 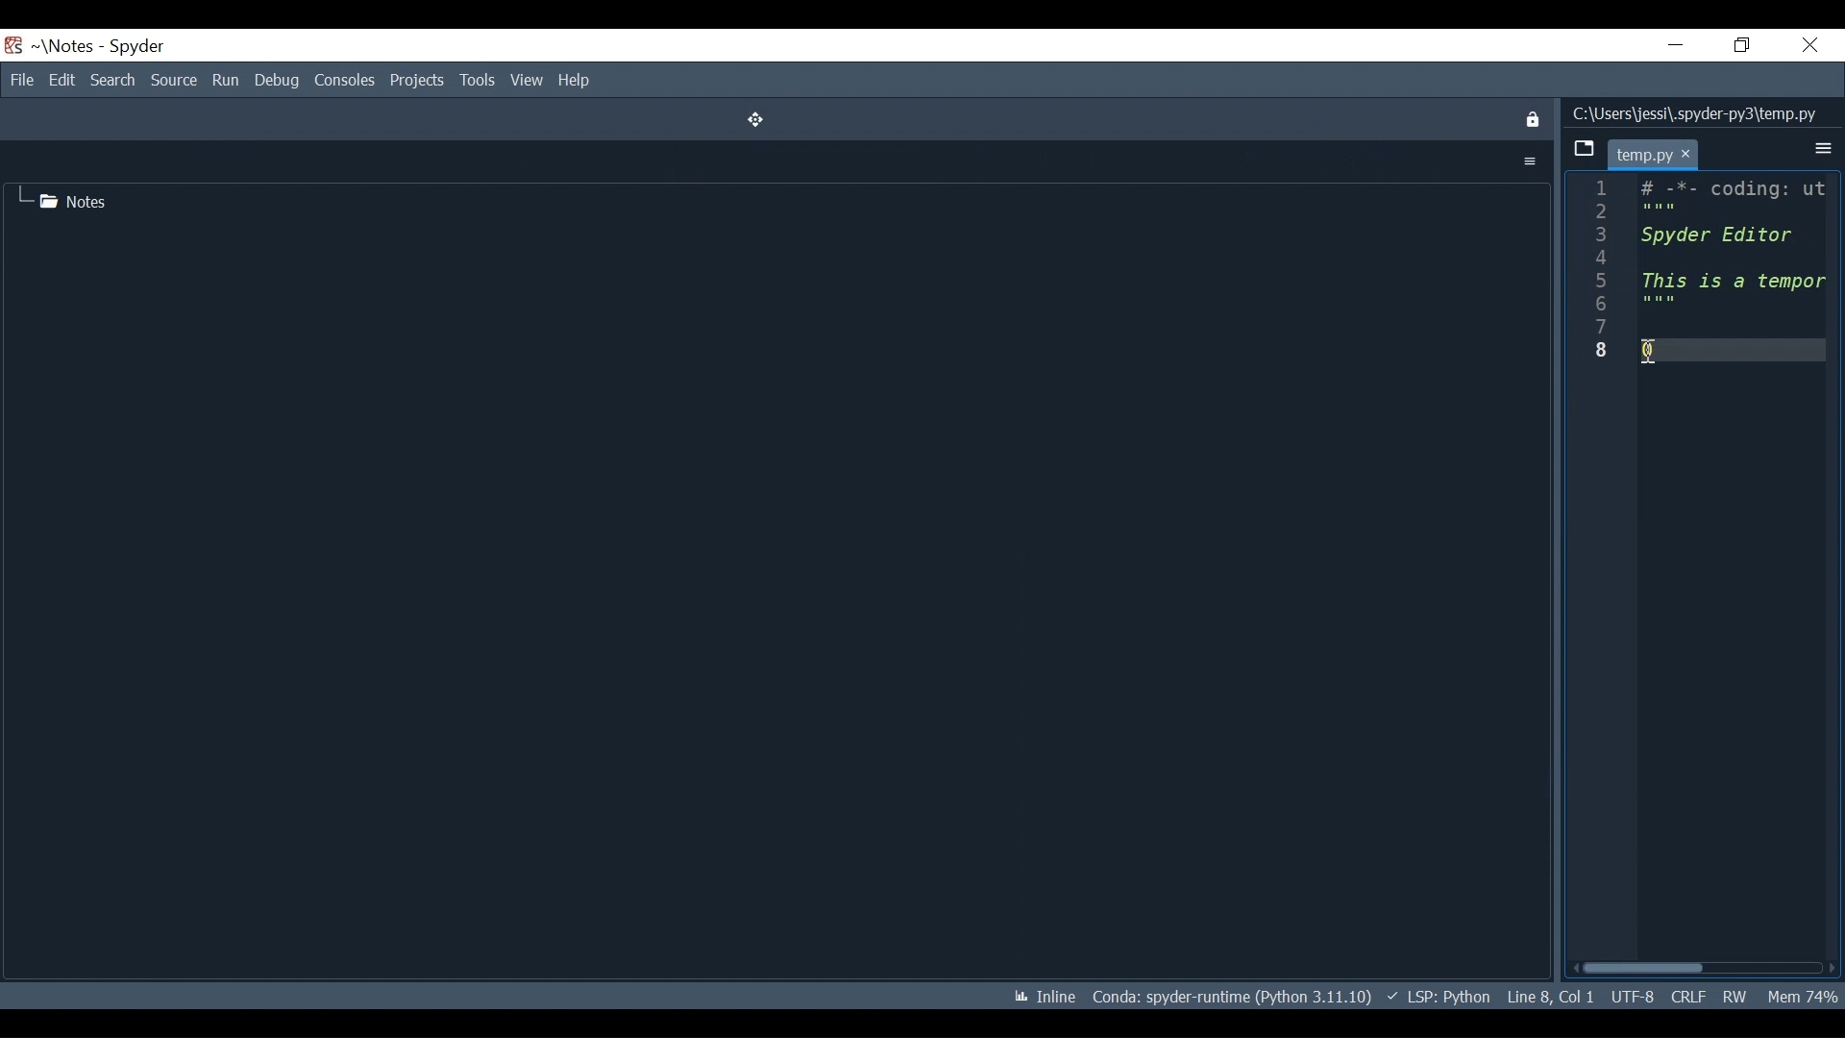 What do you see at coordinates (418, 82) in the screenshot?
I see `Projects` at bounding box center [418, 82].